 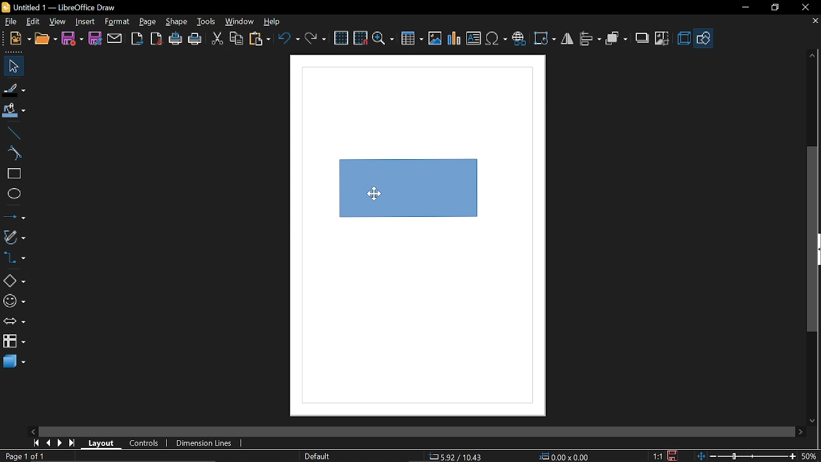 What do you see at coordinates (101, 443) in the screenshot?
I see `Layout` at bounding box center [101, 443].